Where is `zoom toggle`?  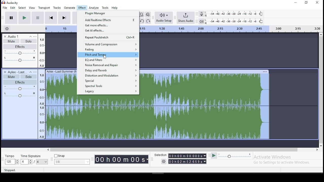 zoom toggle is located at coordinates (148, 15).